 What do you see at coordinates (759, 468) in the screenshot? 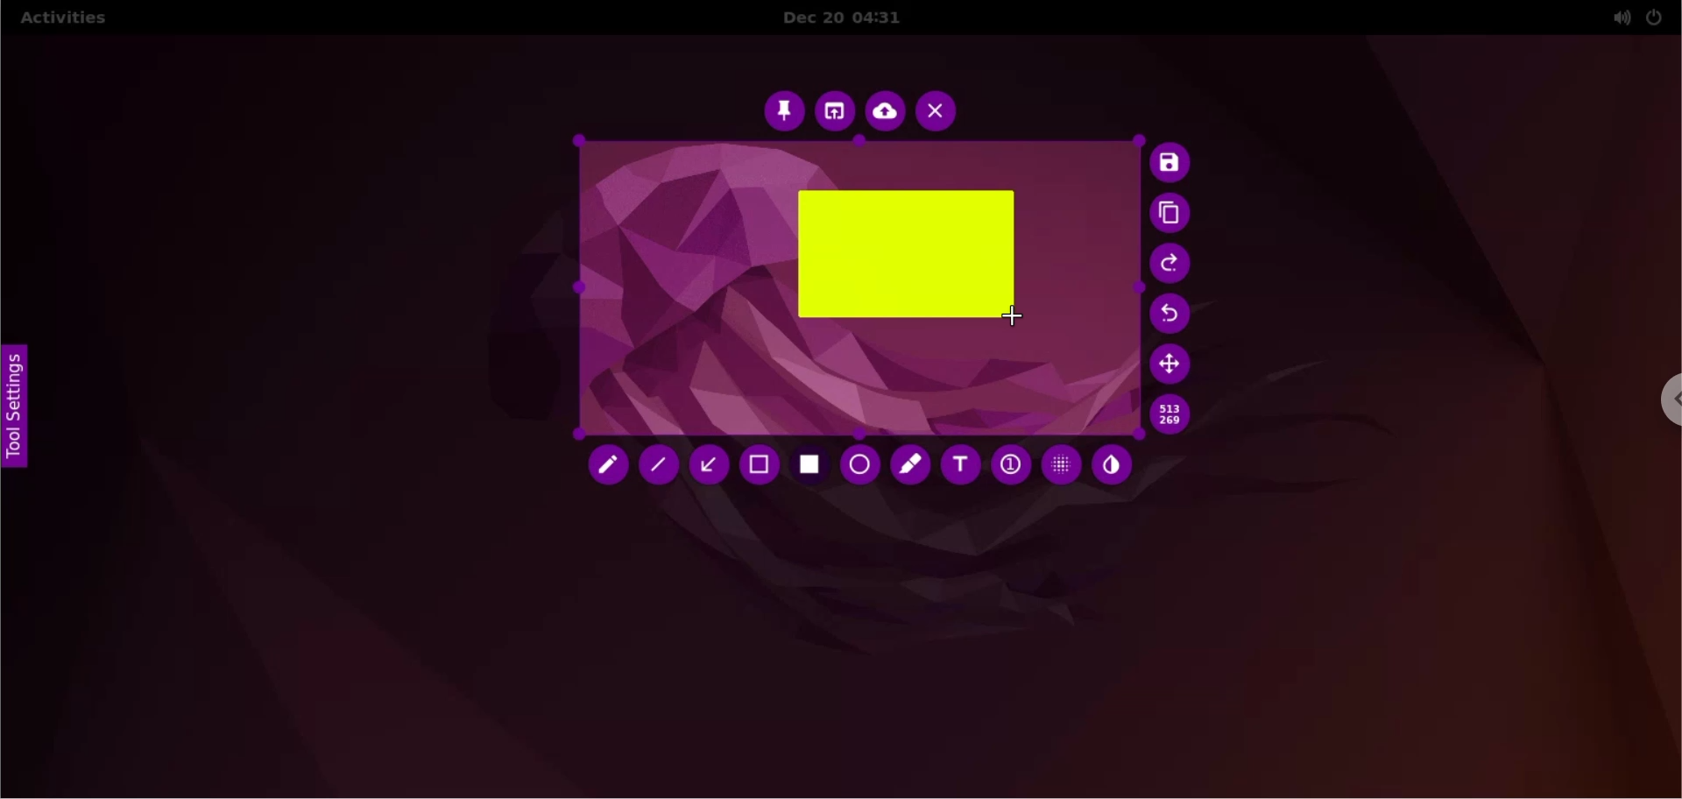
I see `selection tool` at bounding box center [759, 468].